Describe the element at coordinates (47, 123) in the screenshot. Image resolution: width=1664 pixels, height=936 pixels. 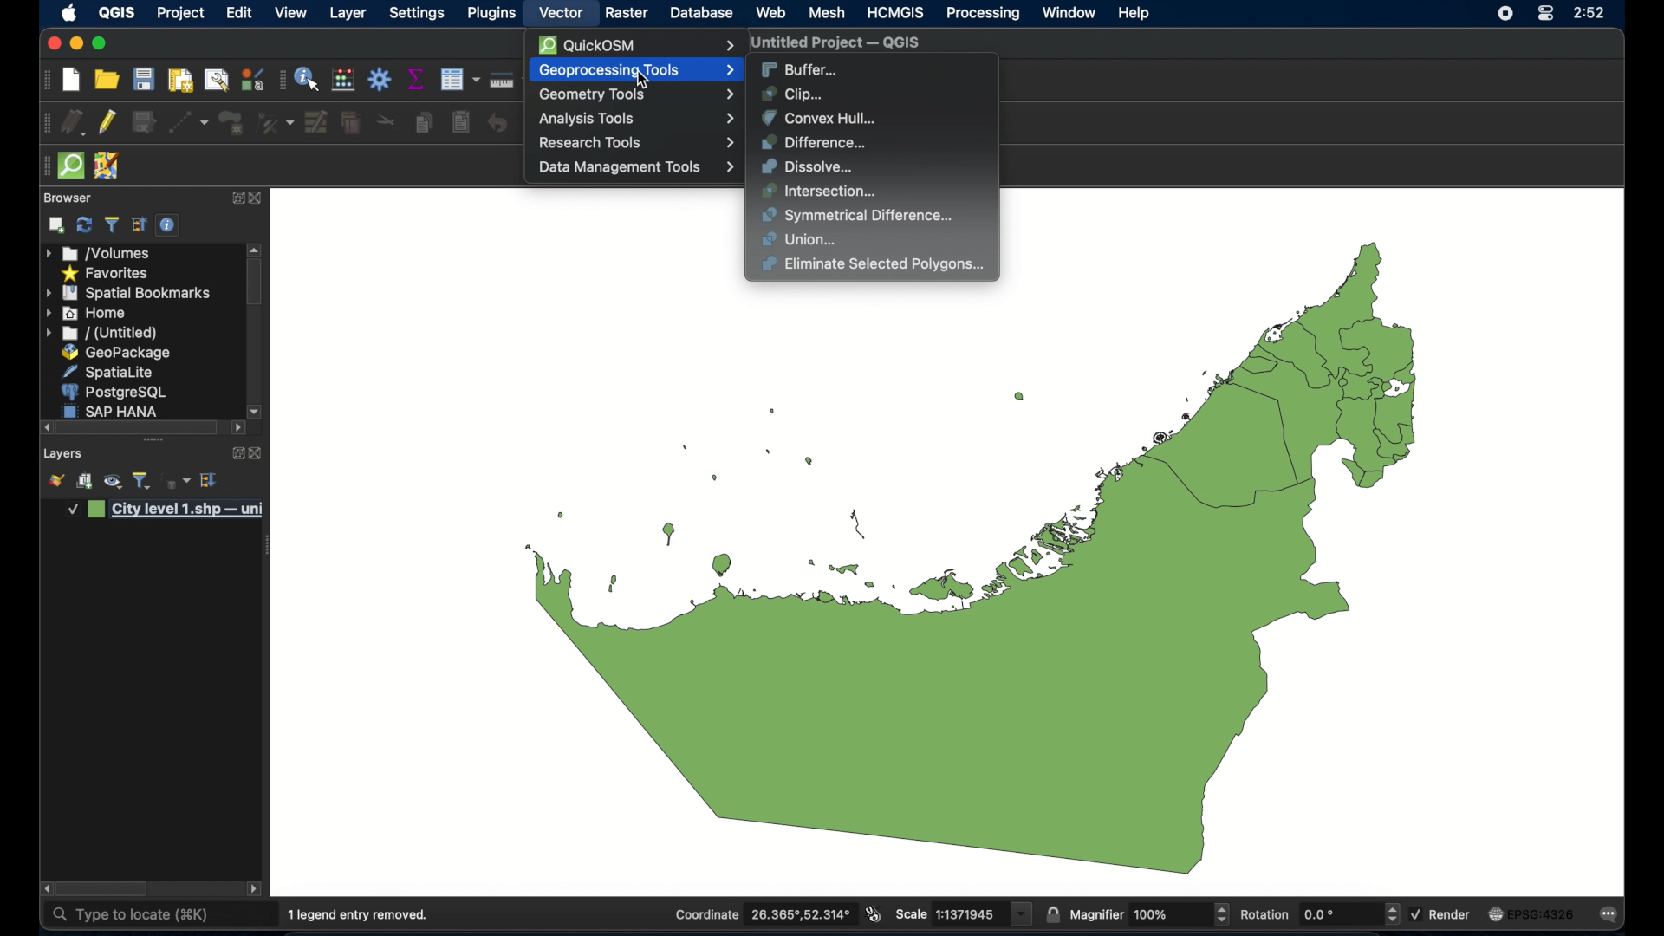
I see `digitizing toolbar` at that location.